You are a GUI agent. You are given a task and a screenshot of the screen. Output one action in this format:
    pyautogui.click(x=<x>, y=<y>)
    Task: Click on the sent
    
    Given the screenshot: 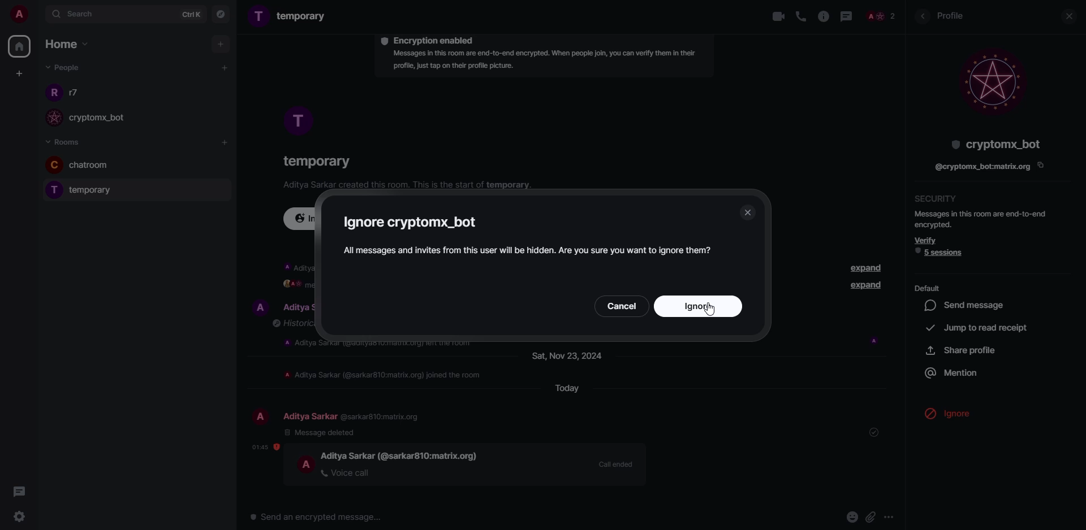 What is the action you would take?
    pyautogui.click(x=877, y=432)
    